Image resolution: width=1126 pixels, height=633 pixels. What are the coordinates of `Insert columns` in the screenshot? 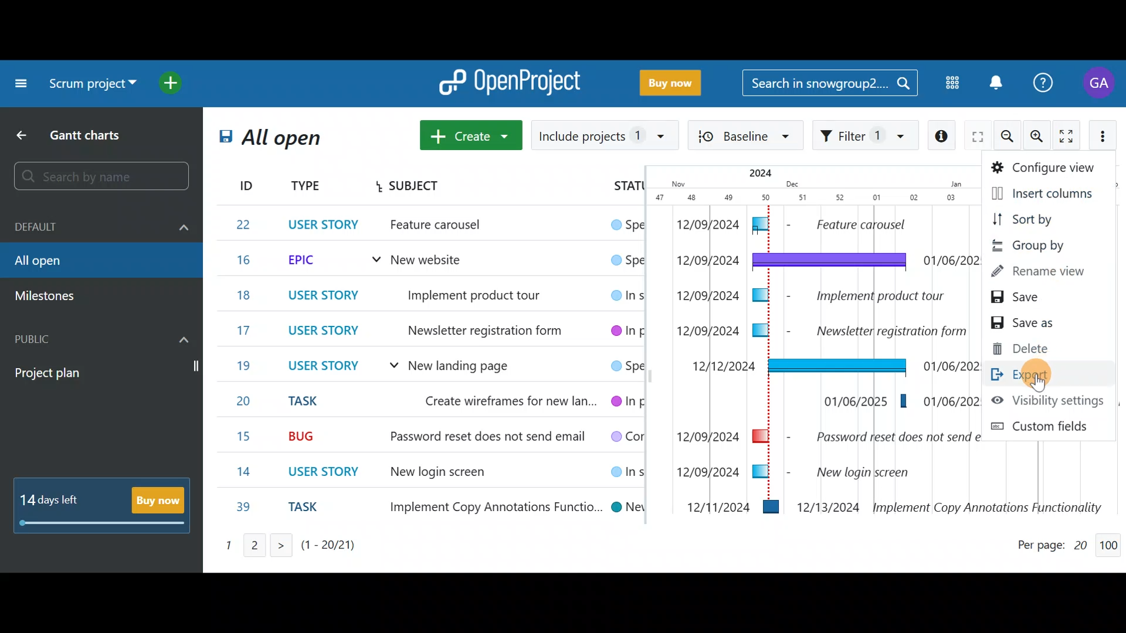 It's located at (1039, 193).